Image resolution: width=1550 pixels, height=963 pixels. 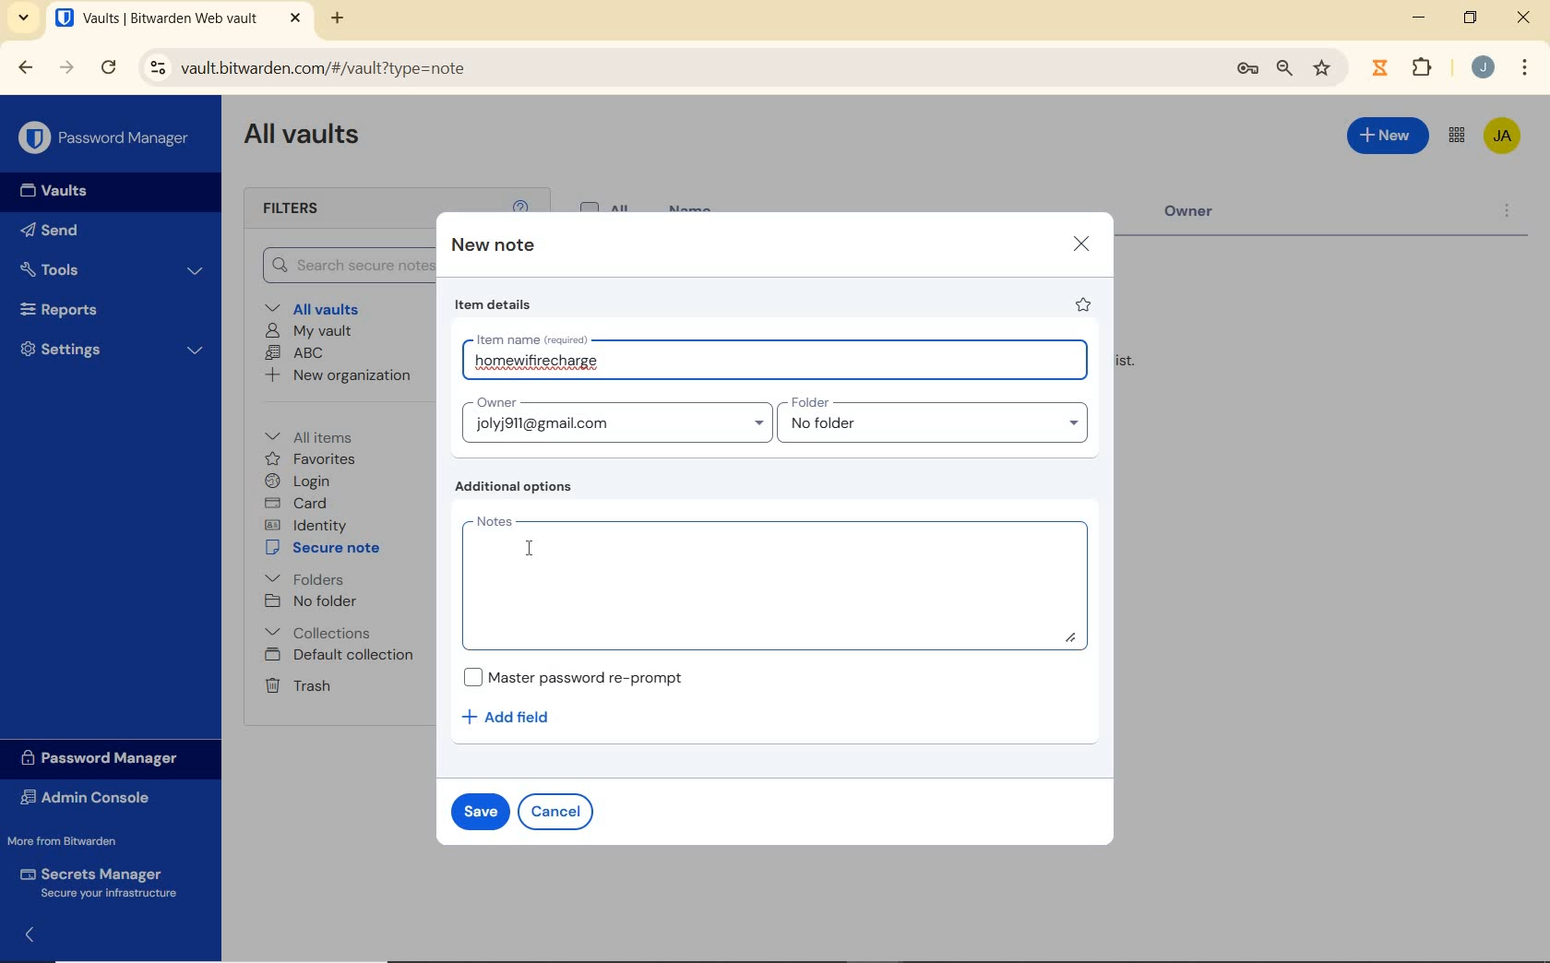 I want to click on No folder, so click(x=311, y=601).